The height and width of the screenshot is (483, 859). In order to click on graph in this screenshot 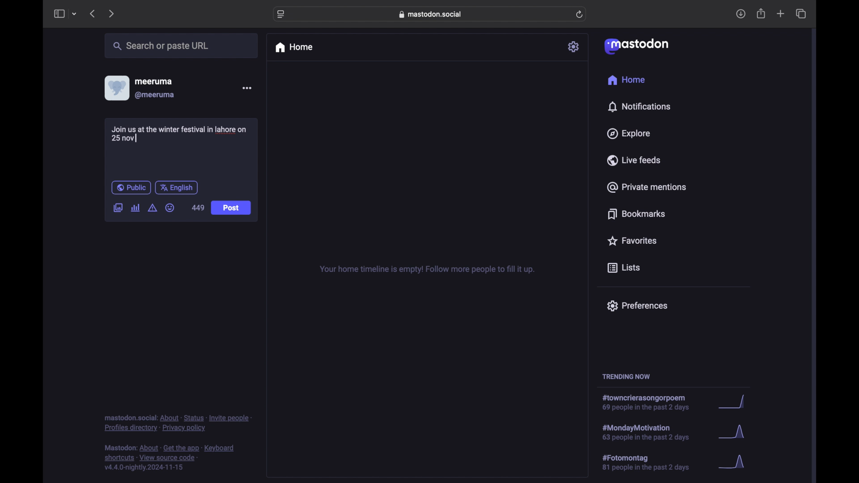, I will do `click(735, 462)`.